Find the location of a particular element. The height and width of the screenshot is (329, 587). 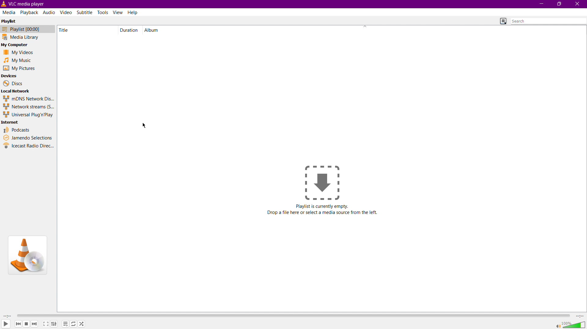

Jamendo Selections is located at coordinates (28, 138).